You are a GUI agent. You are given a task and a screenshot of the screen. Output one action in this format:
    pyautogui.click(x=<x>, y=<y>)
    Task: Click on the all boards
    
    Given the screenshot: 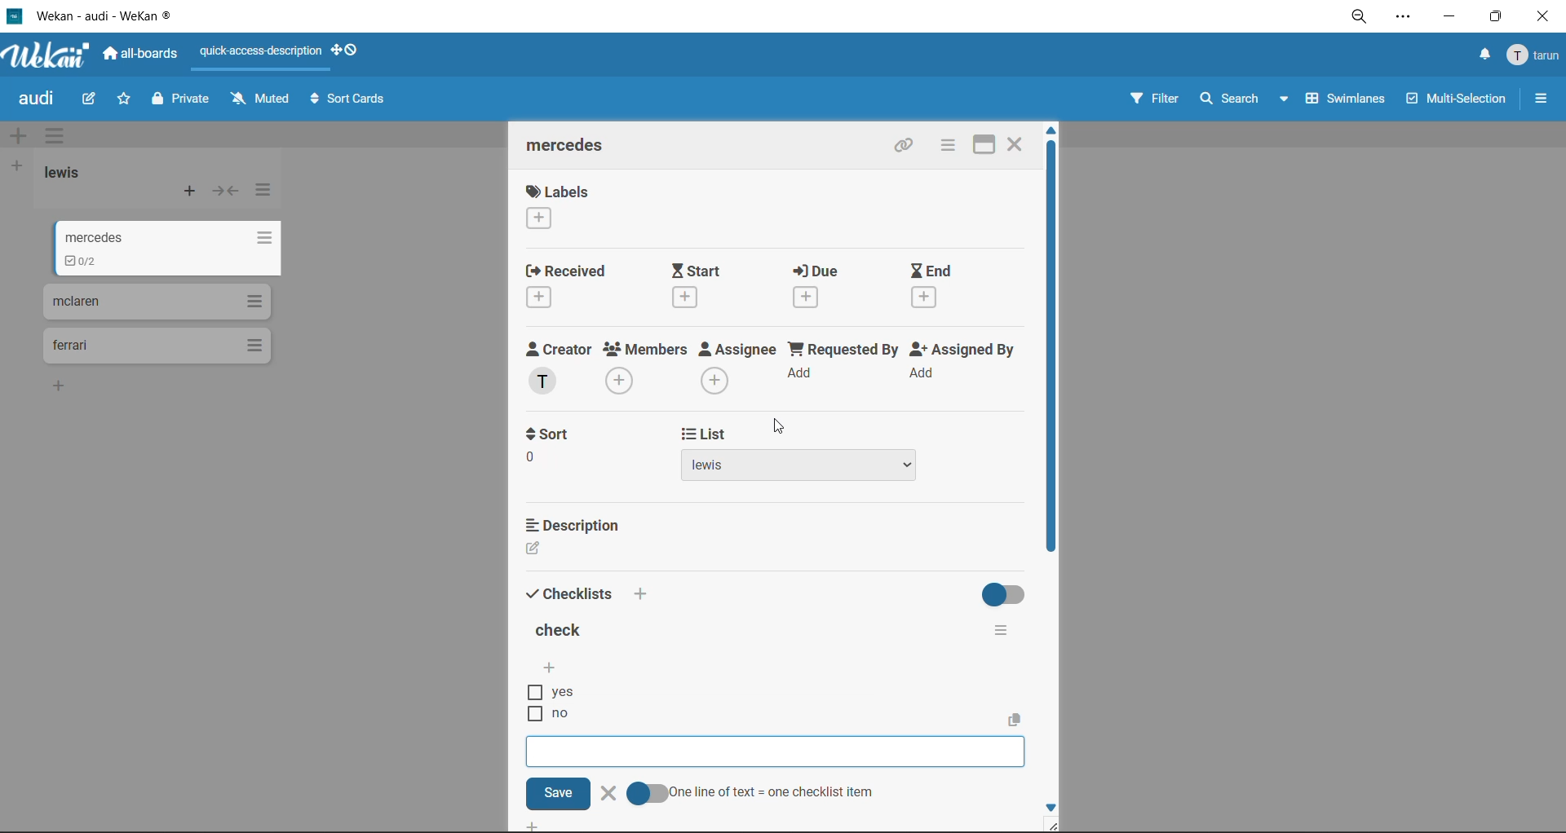 What is the action you would take?
    pyautogui.click(x=144, y=56)
    